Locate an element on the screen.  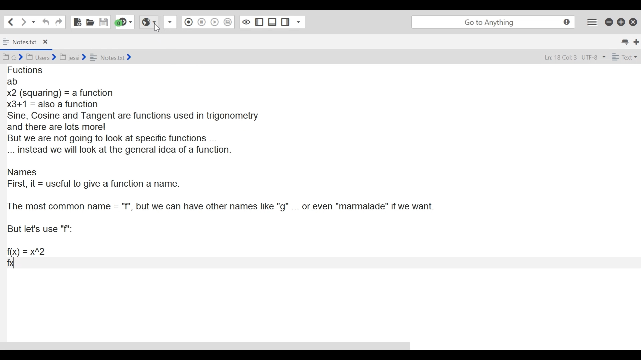
Save file is located at coordinates (104, 22).